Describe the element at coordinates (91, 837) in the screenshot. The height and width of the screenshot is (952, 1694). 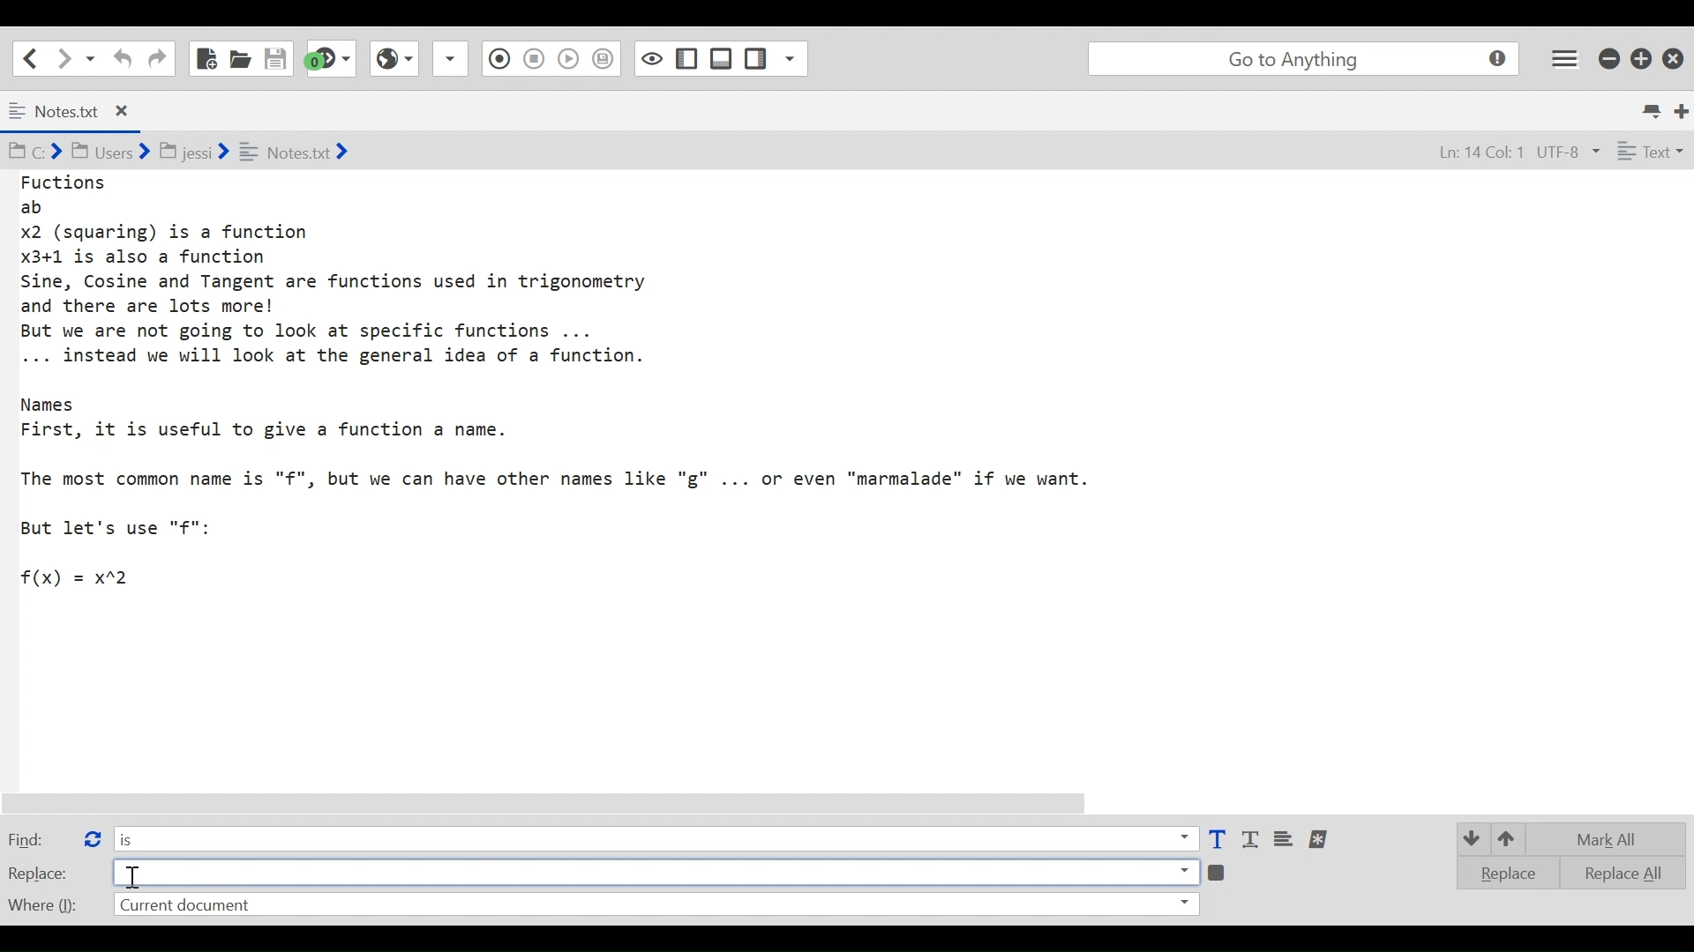
I see `Replace Button` at that location.